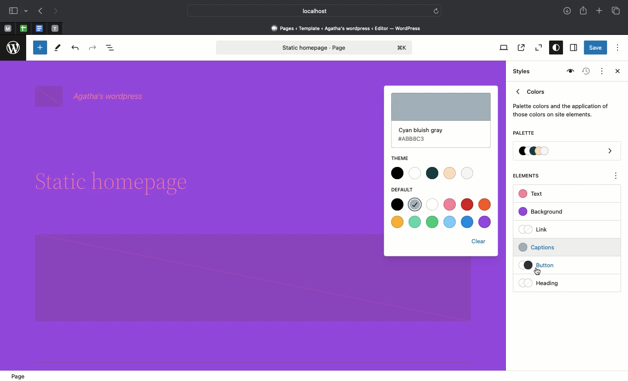 This screenshot has width=628, height=381. What do you see at coordinates (308, 10) in the screenshot?
I see `Local host` at bounding box center [308, 10].